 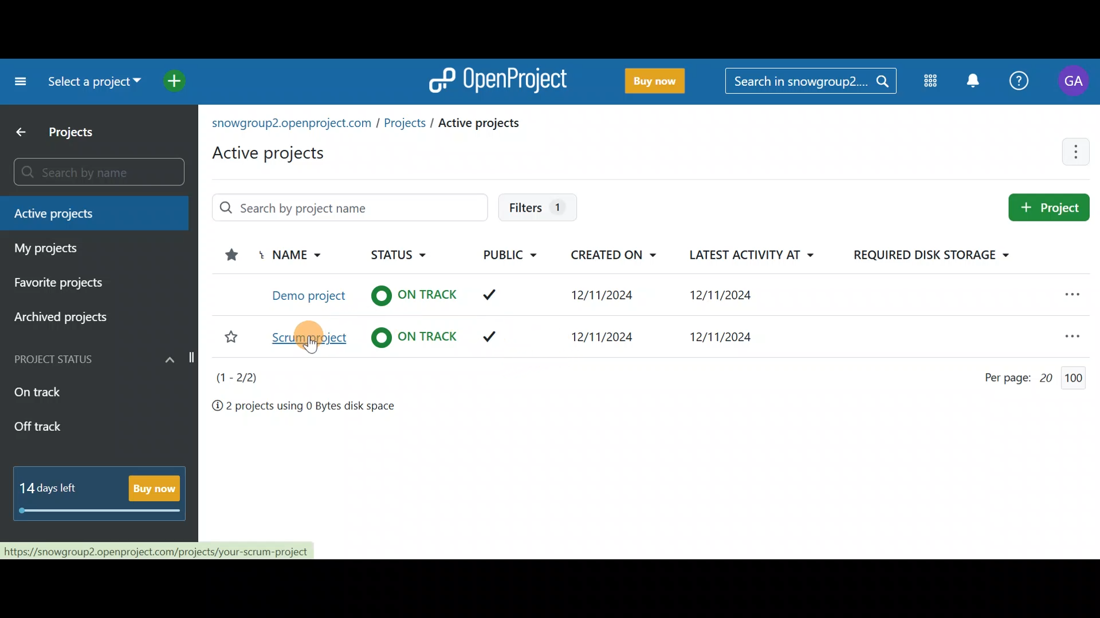 What do you see at coordinates (69, 427) in the screenshot?
I see `Off track` at bounding box center [69, 427].